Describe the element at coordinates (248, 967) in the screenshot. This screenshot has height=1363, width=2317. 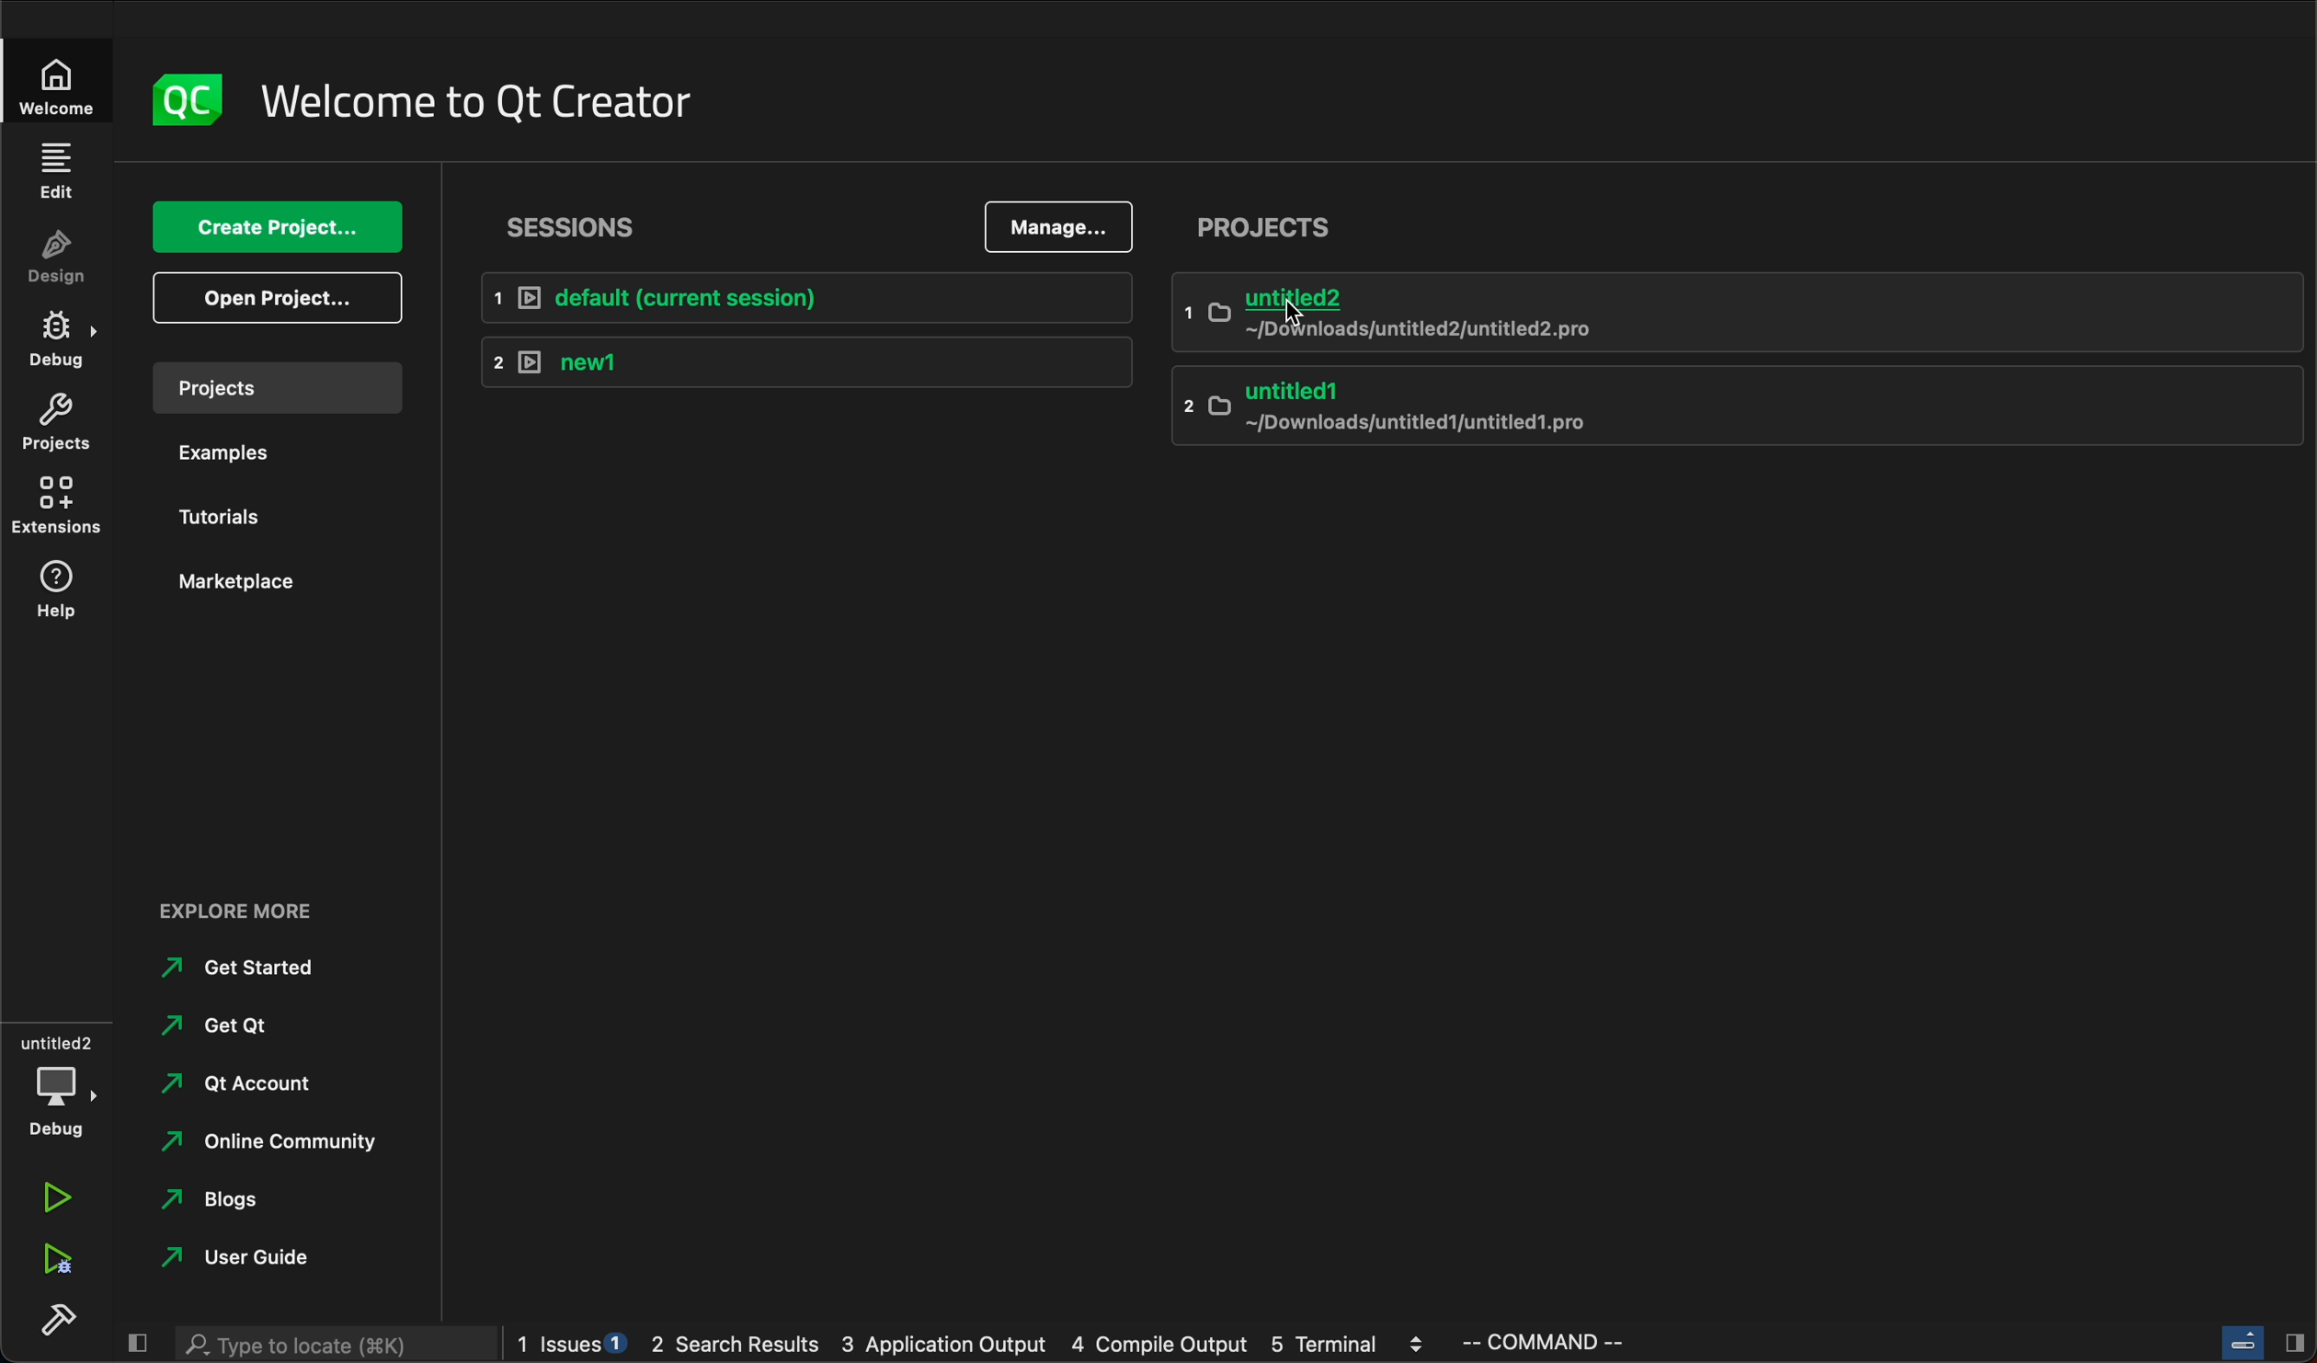
I see `get strarted` at that location.